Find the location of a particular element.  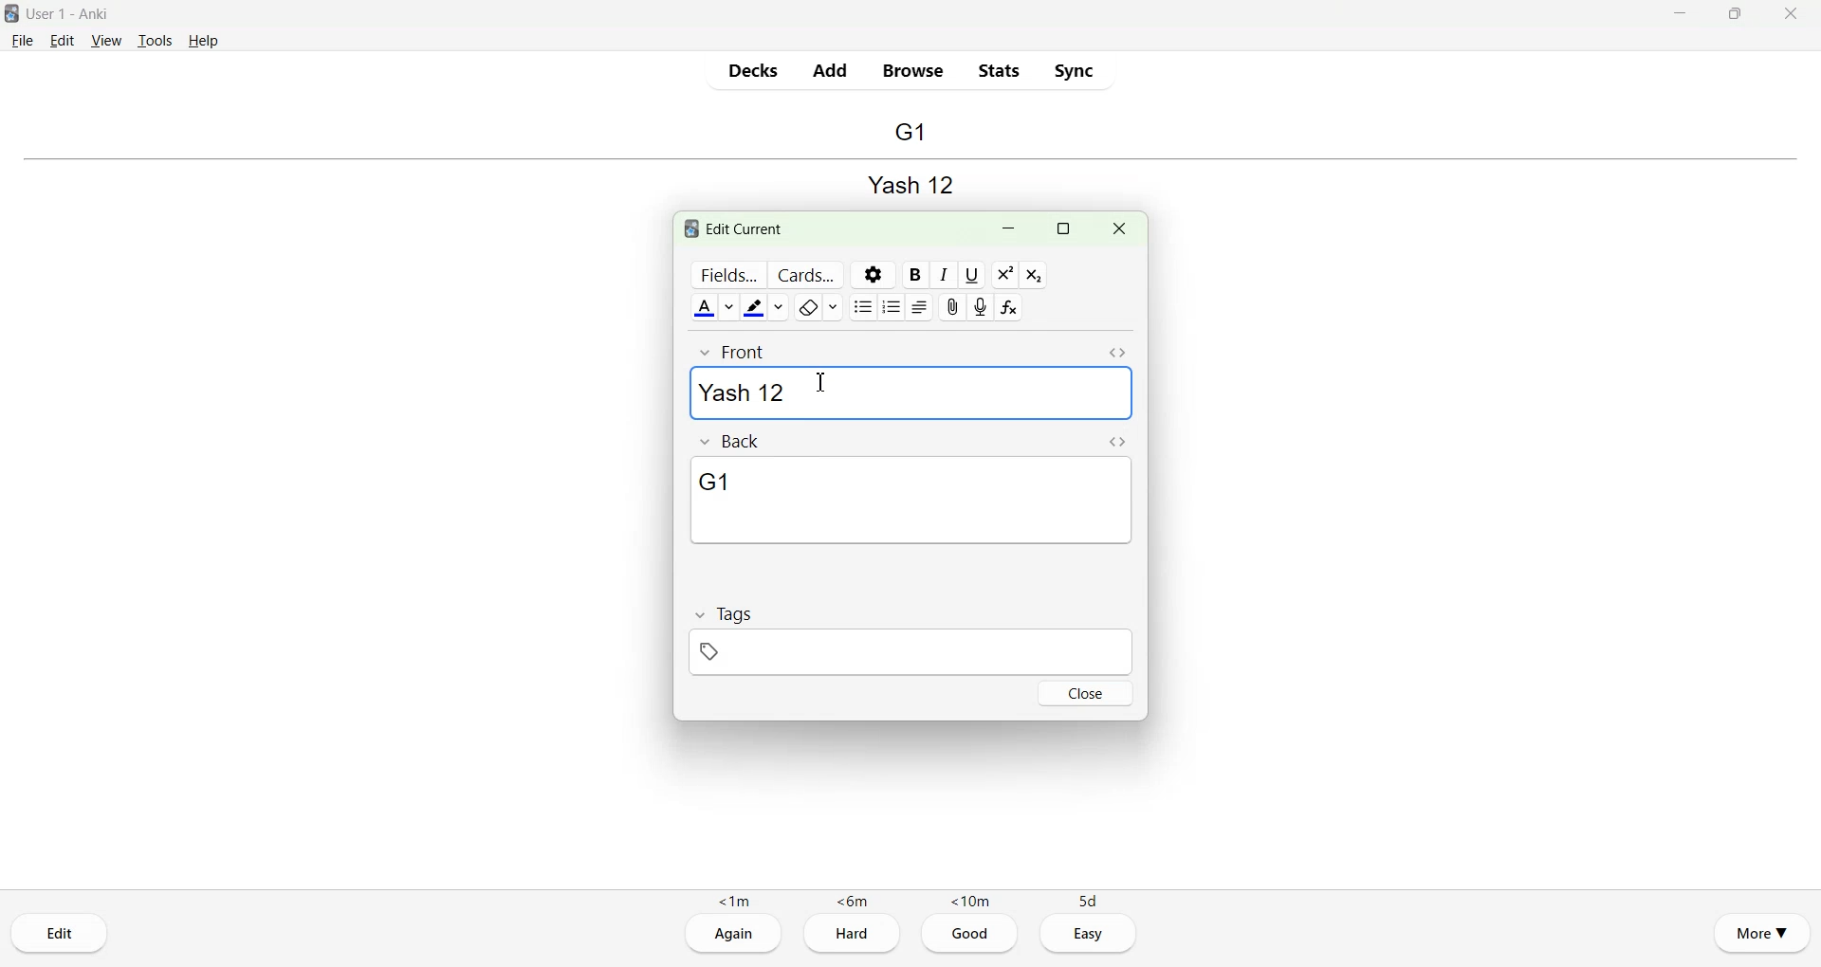

Unordered list is located at coordinates (863, 306).